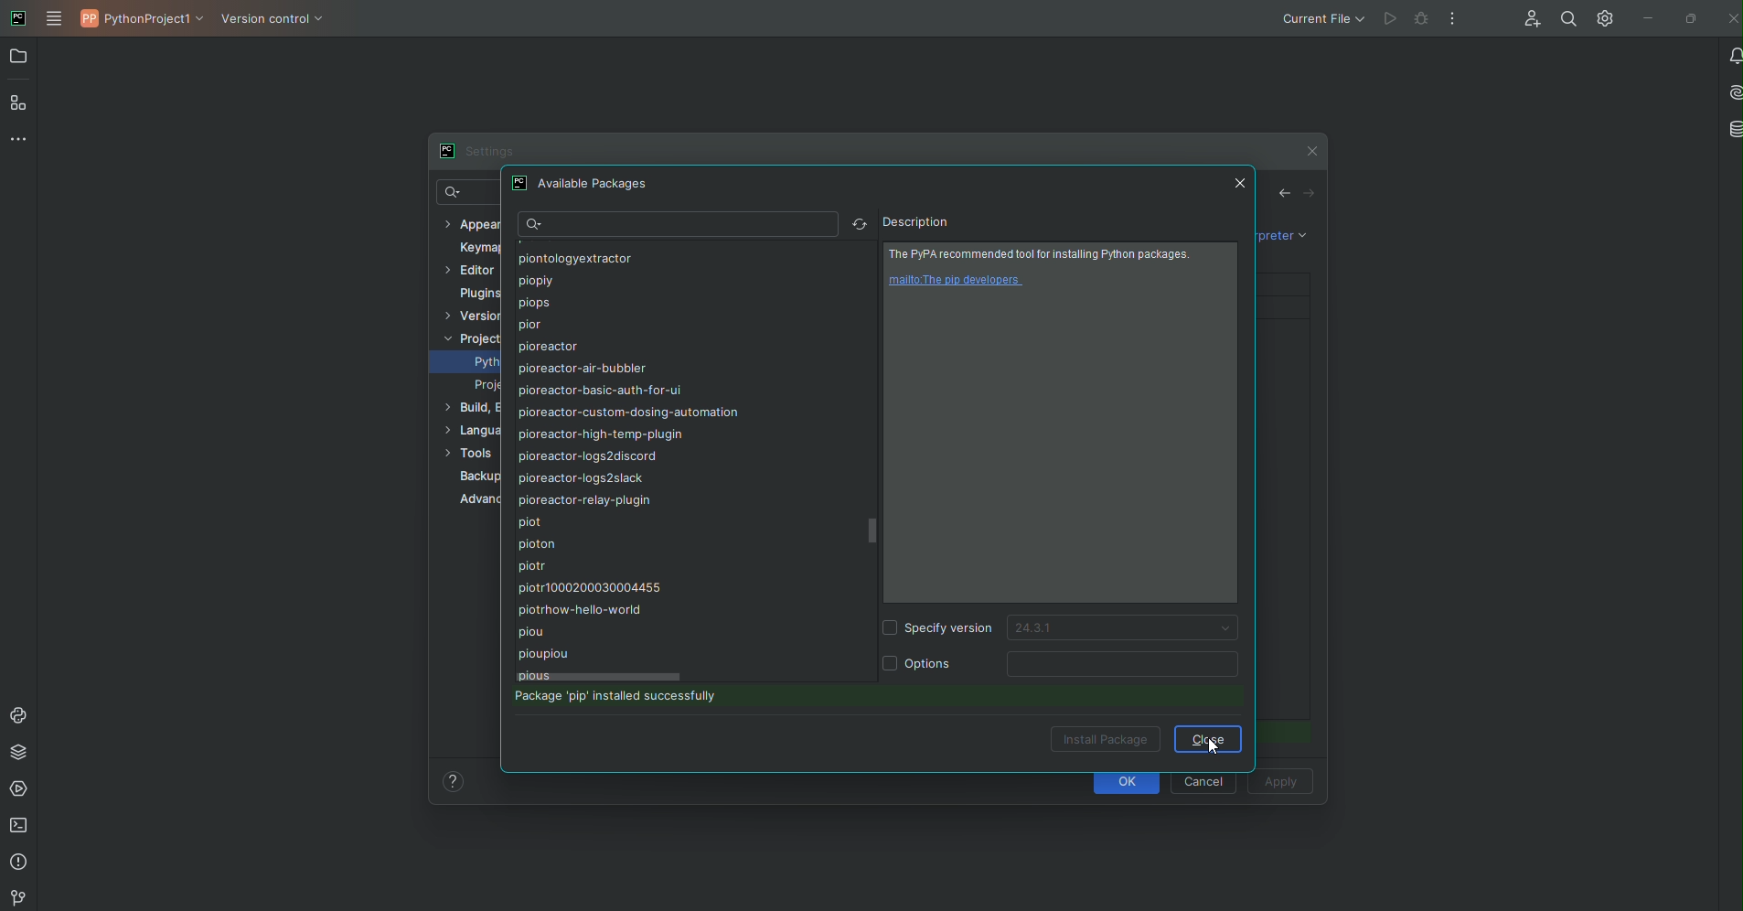 This screenshot has width=1743, height=911. What do you see at coordinates (1730, 17) in the screenshot?
I see `Close` at bounding box center [1730, 17].